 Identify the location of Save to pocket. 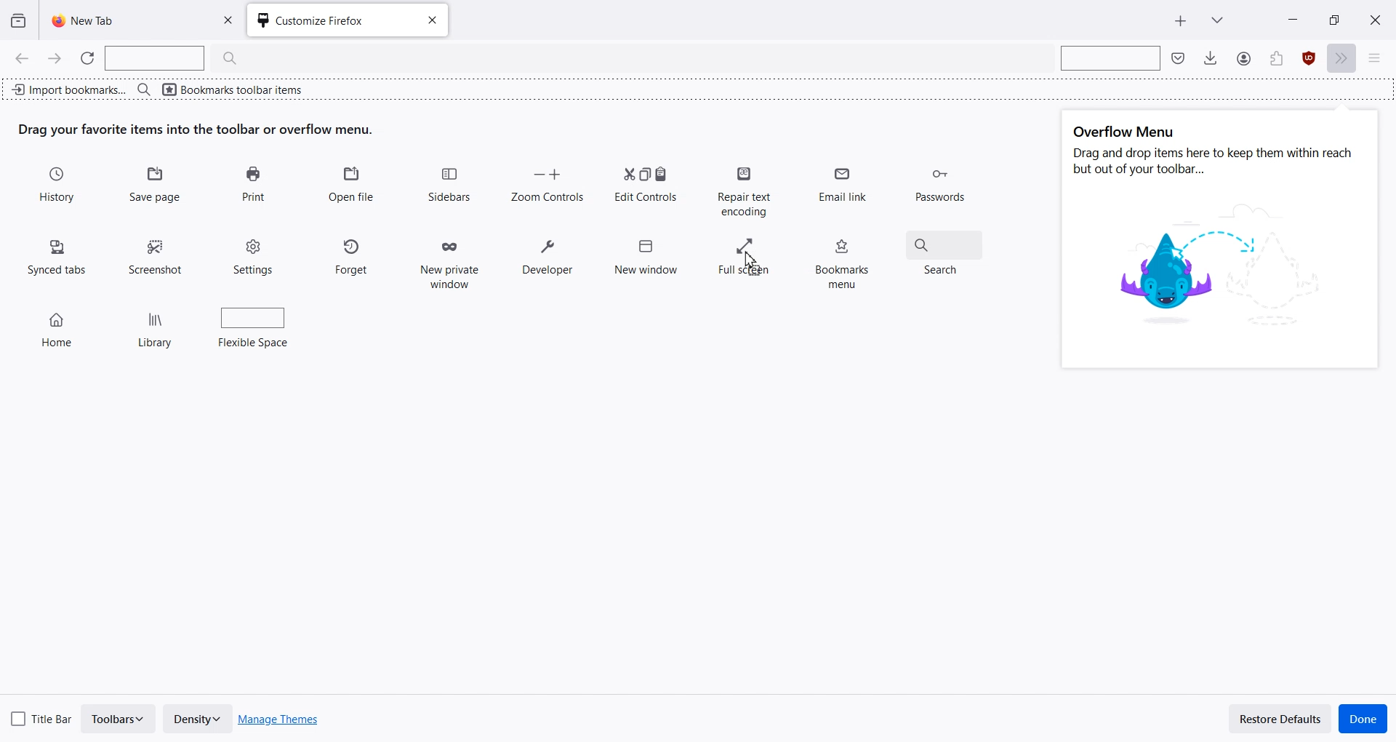
(1179, 57).